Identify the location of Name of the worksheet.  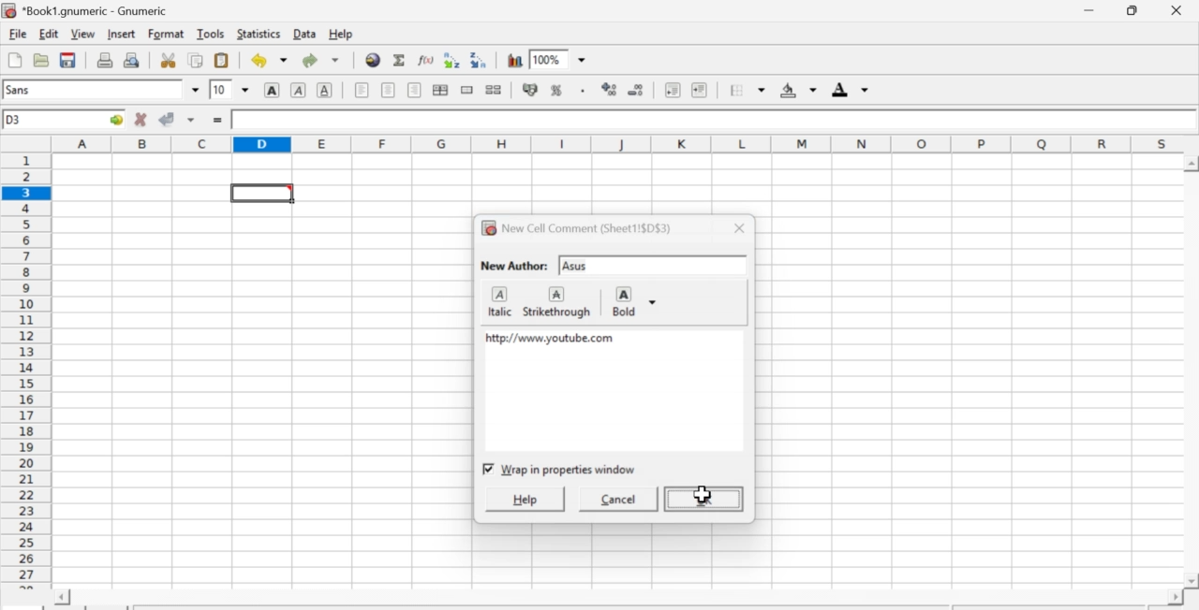
(98, 10).